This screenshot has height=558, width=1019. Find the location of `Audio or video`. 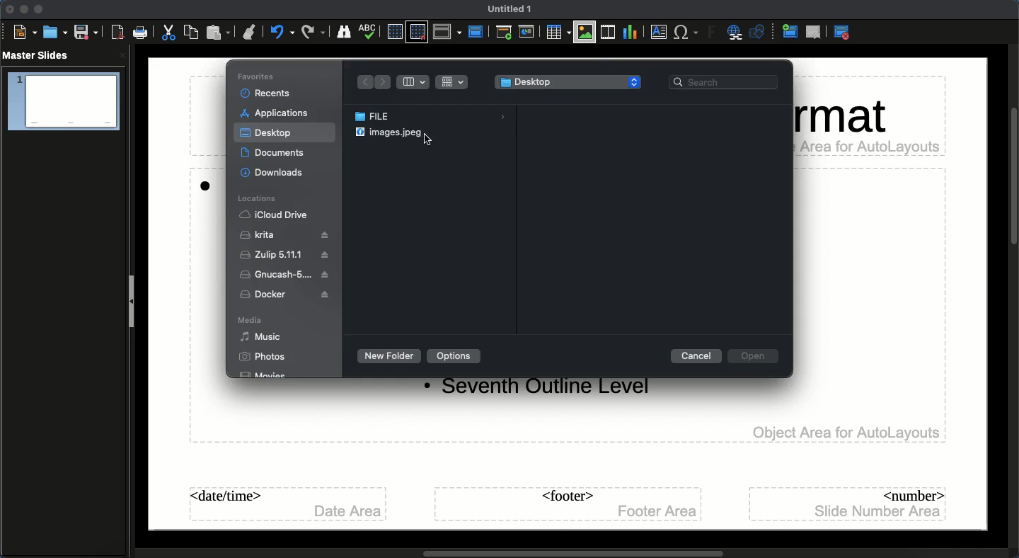

Audio or video is located at coordinates (607, 33).